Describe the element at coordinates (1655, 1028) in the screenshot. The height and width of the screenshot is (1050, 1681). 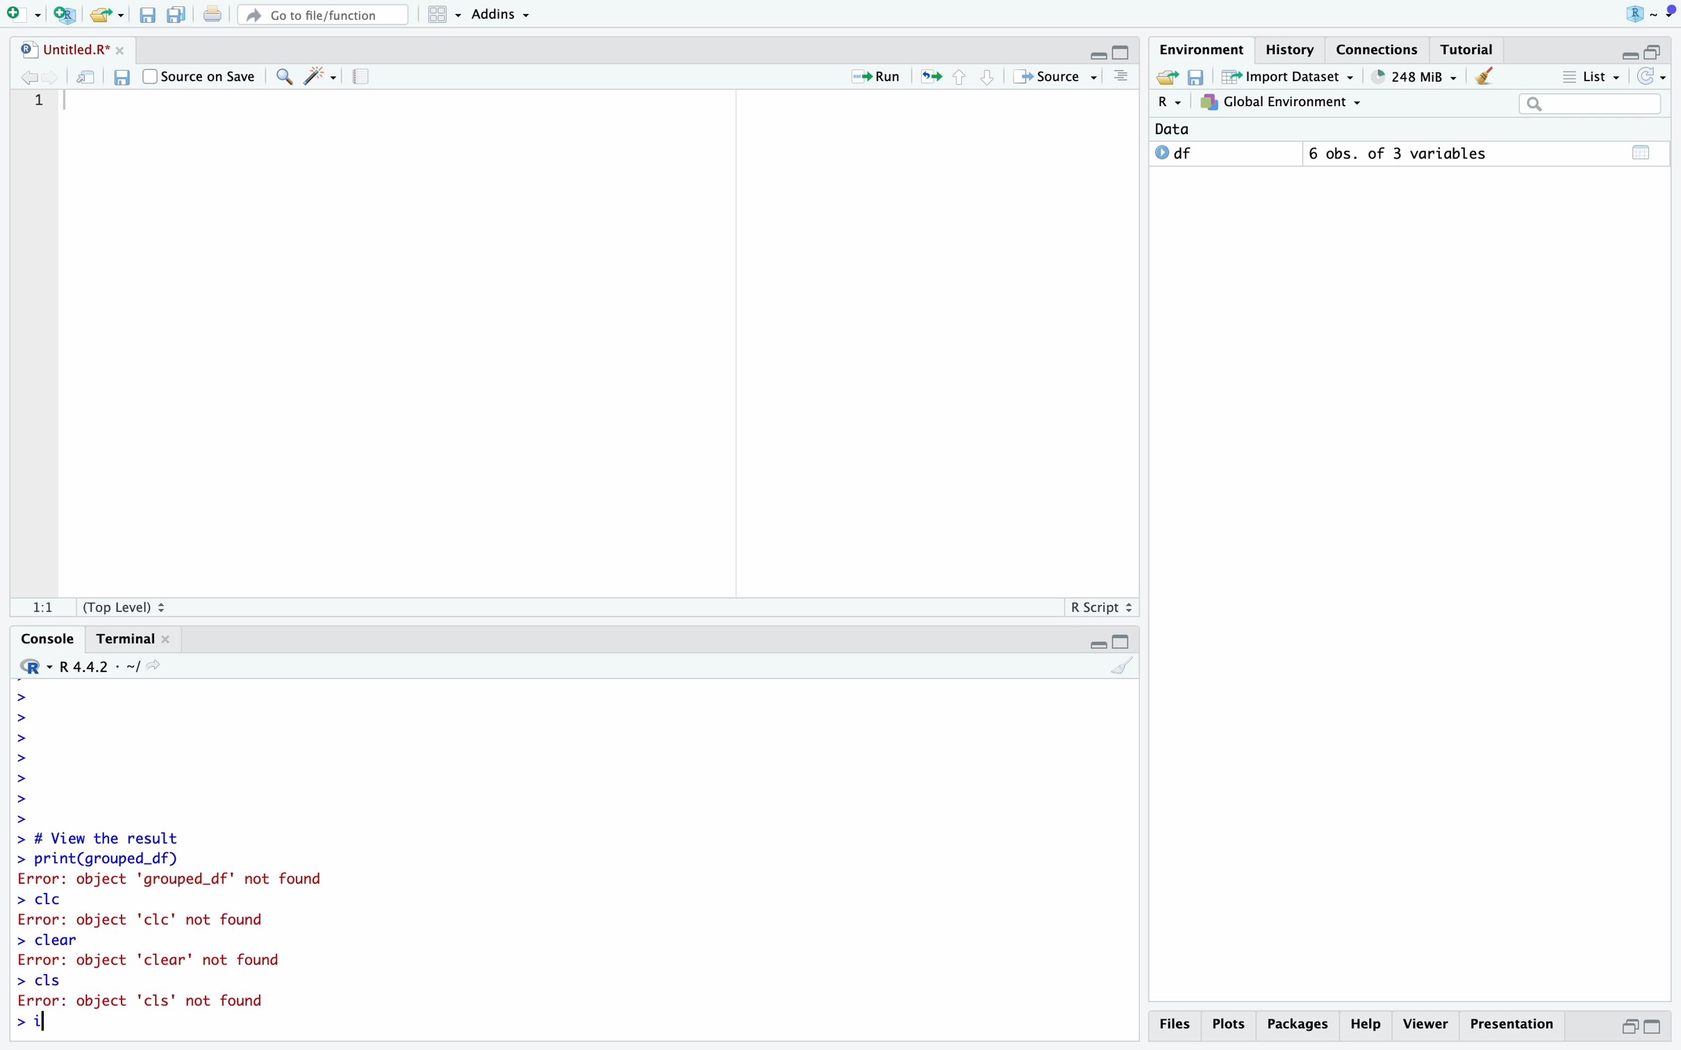
I see `Full Height` at that location.